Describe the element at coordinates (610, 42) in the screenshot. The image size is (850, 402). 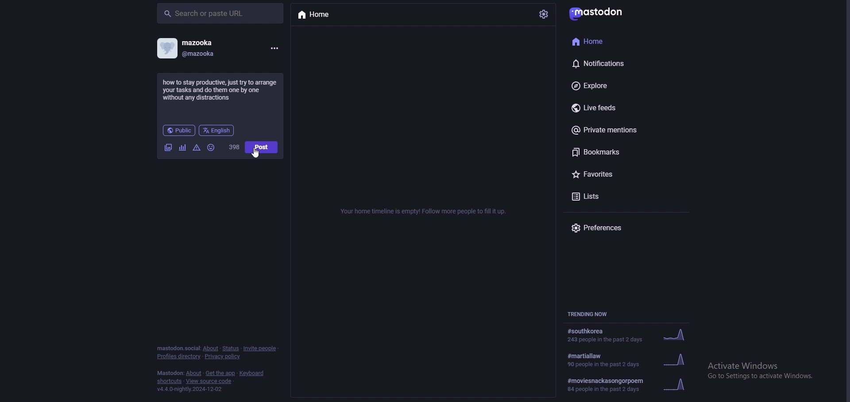
I see `home` at that location.